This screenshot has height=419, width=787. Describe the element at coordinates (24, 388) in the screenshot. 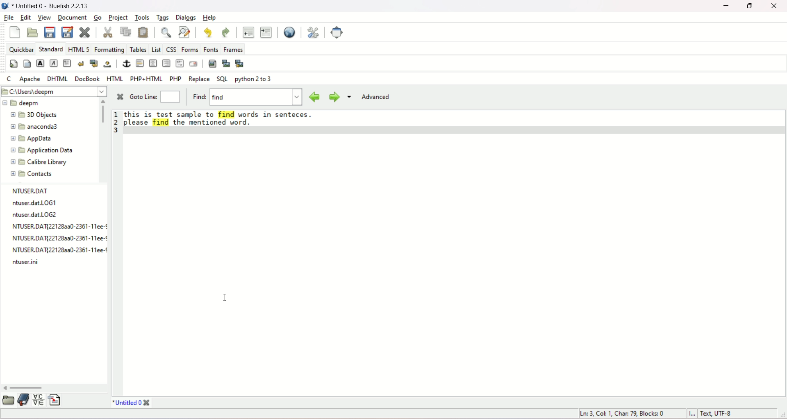

I see `horizontal scroll bar` at that location.